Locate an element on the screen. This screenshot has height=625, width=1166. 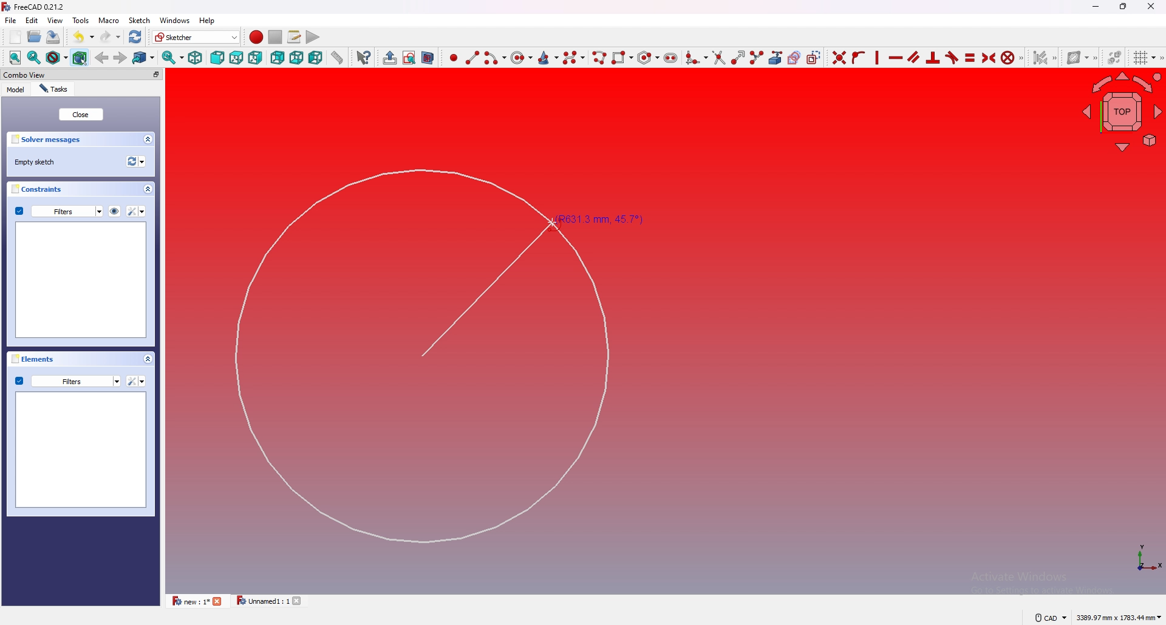
pop out is located at coordinates (156, 75).